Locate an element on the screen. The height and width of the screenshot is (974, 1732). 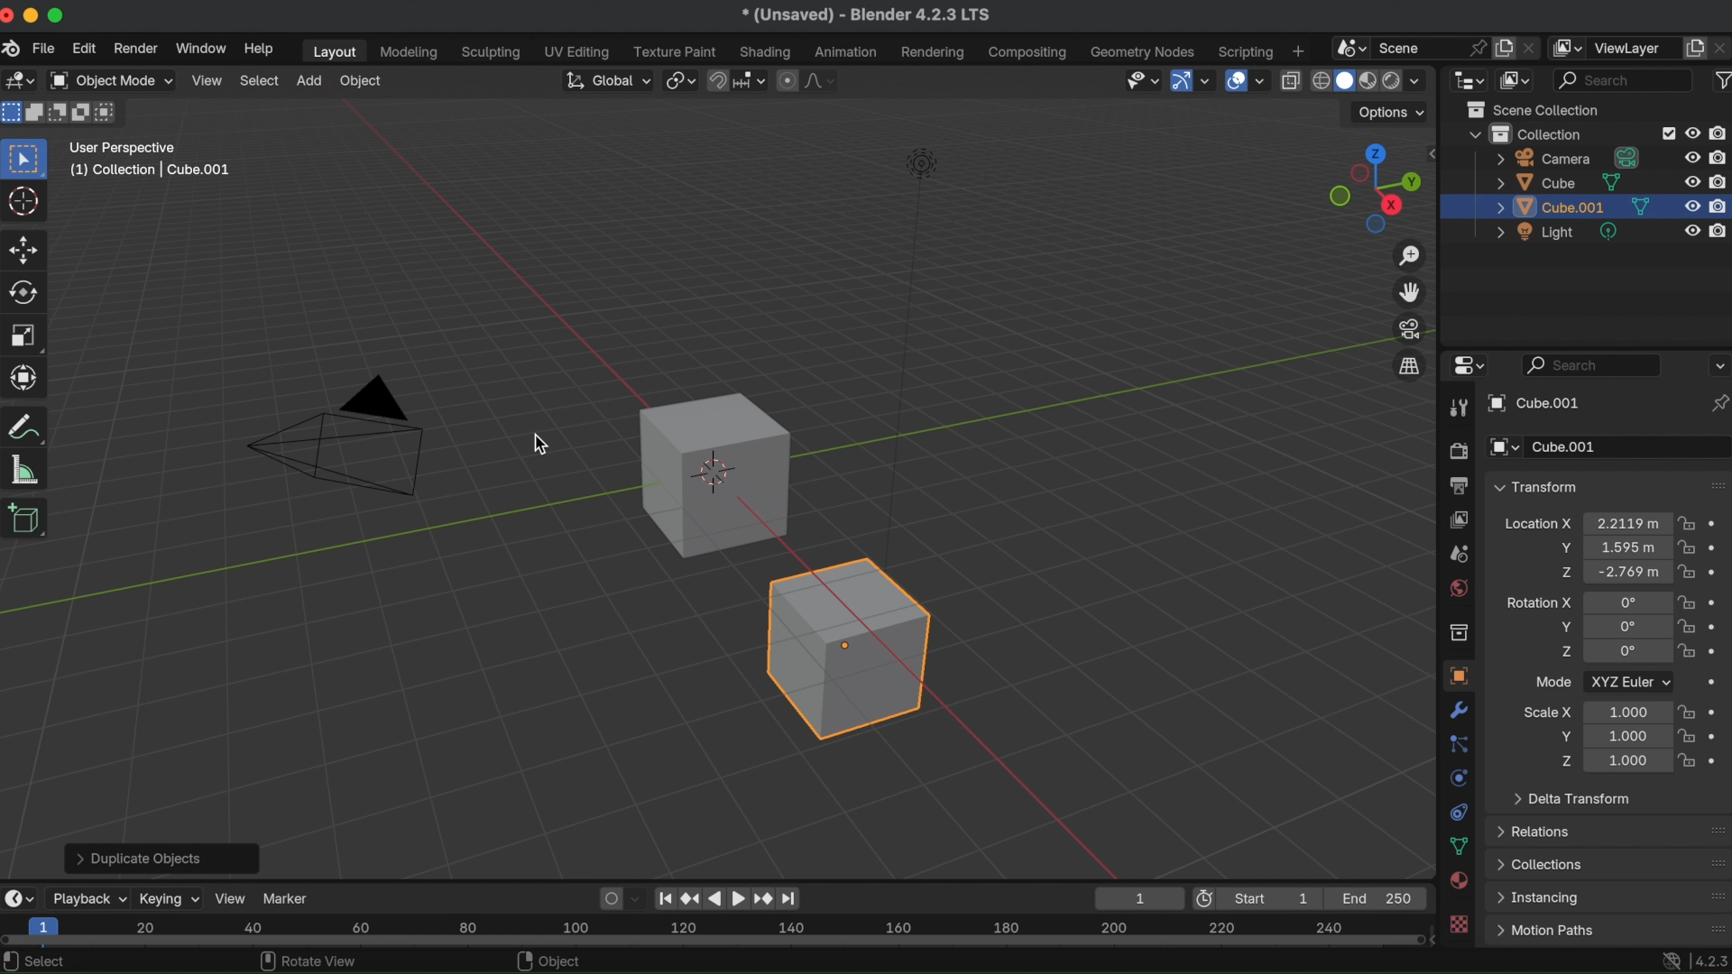
cube is located at coordinates (714, 473).